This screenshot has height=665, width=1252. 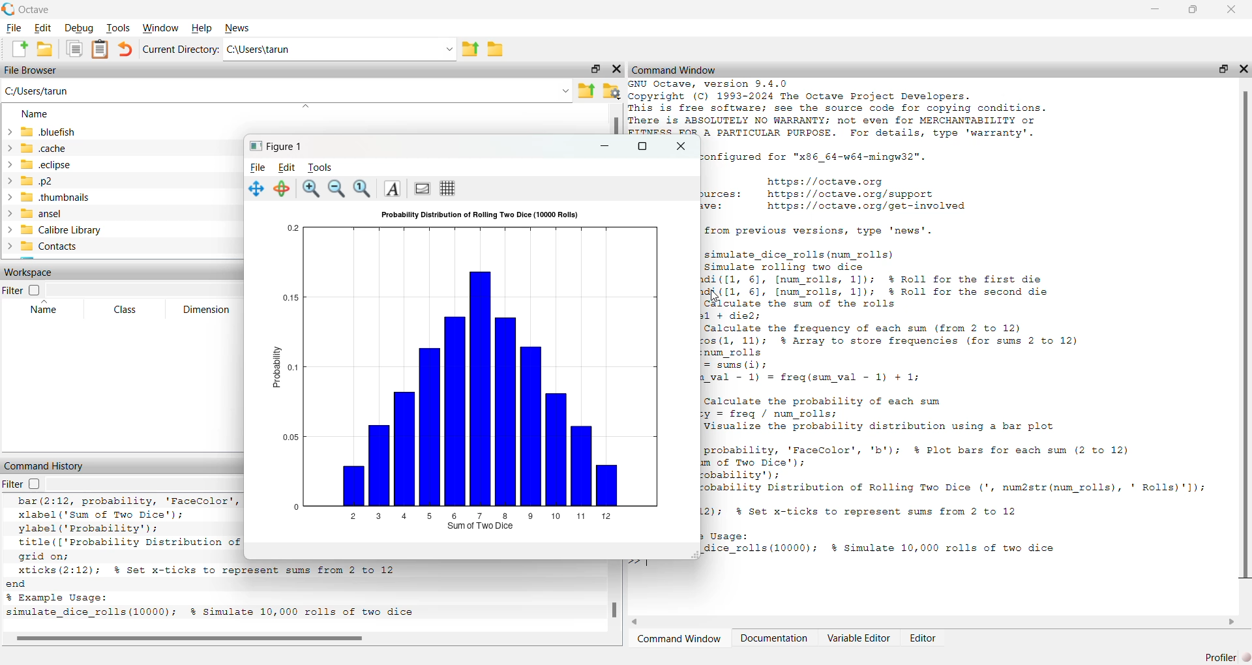 What do you see at coordinates (256, 168) in the screenshot?
I see `File` at bounding box center [256, 168].